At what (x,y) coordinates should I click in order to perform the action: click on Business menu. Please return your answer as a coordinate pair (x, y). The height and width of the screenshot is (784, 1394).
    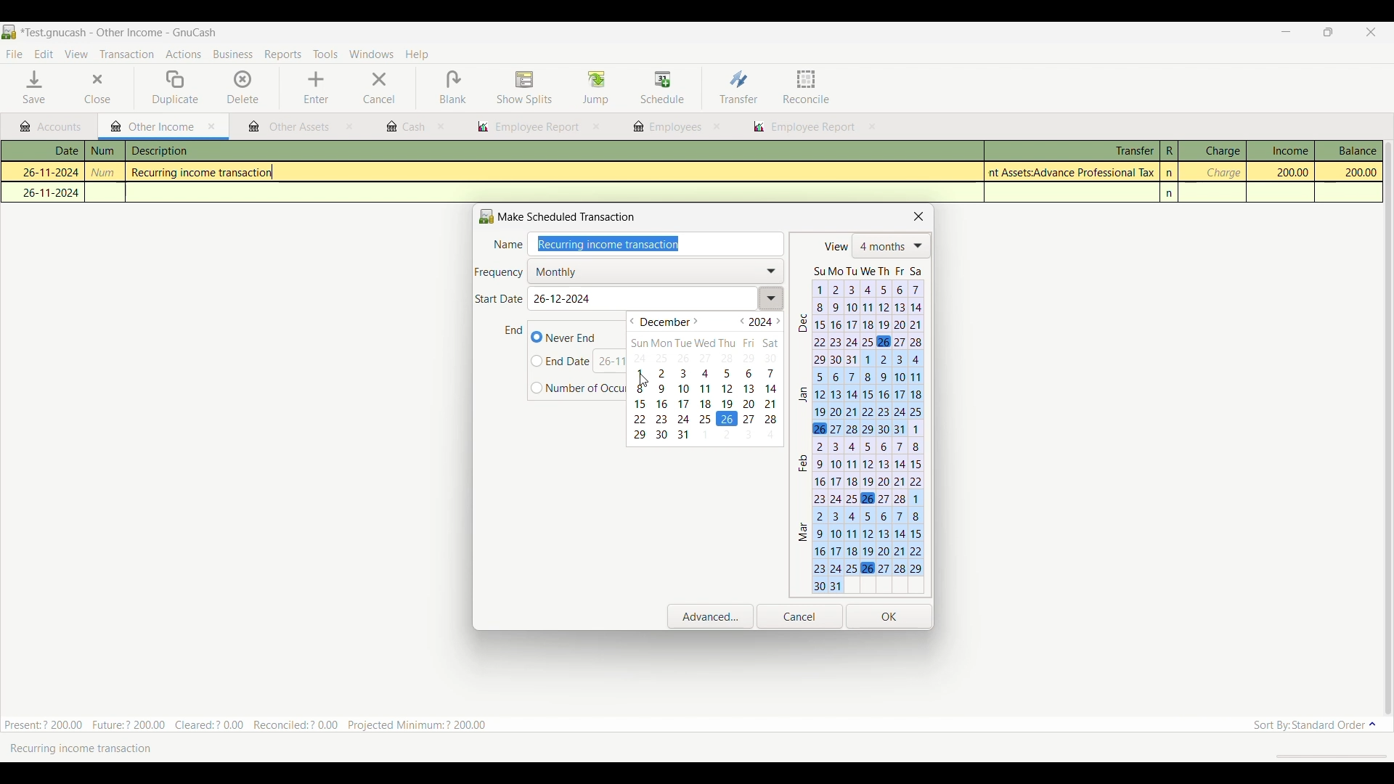
    Looking at the image, I should click on (233, 55).